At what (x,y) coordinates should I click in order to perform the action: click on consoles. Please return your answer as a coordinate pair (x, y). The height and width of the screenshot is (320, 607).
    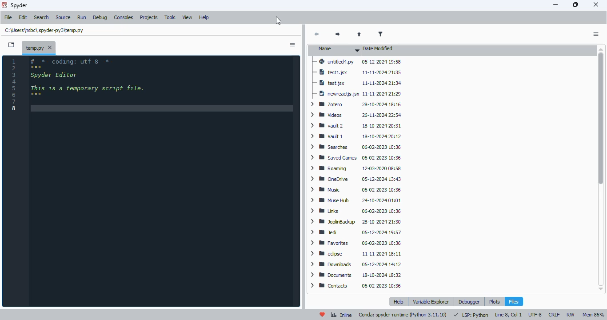
    Looking at the image, I should click on (124, 17).